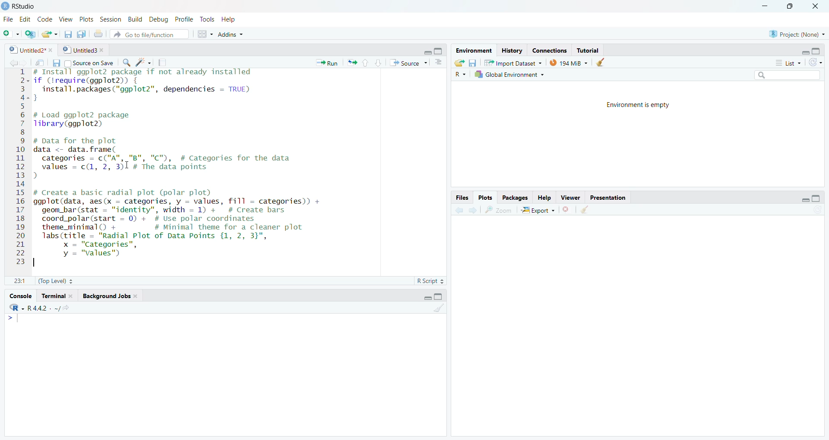 The image size is (829, 440). What do you see at coordinates (515, 62) in the screenshot?
I see `Import Dataset ` at bounding box center [515, 62].